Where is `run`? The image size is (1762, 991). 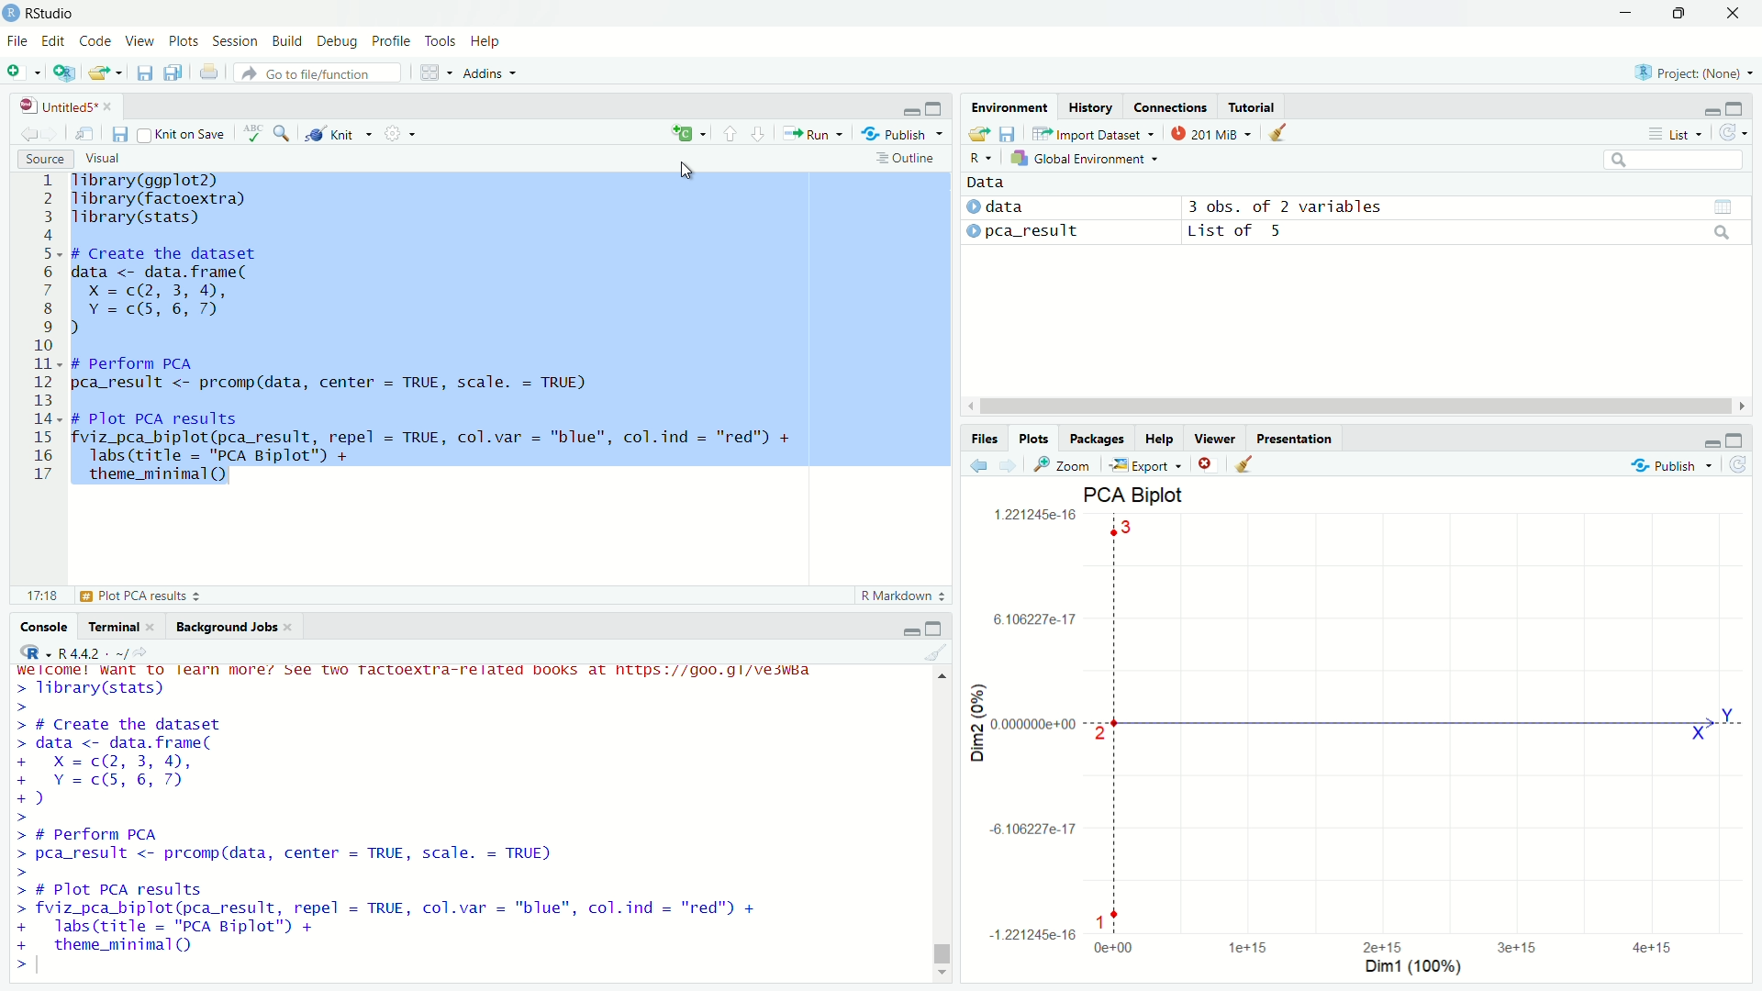 run is located at coordinates (811, 133).